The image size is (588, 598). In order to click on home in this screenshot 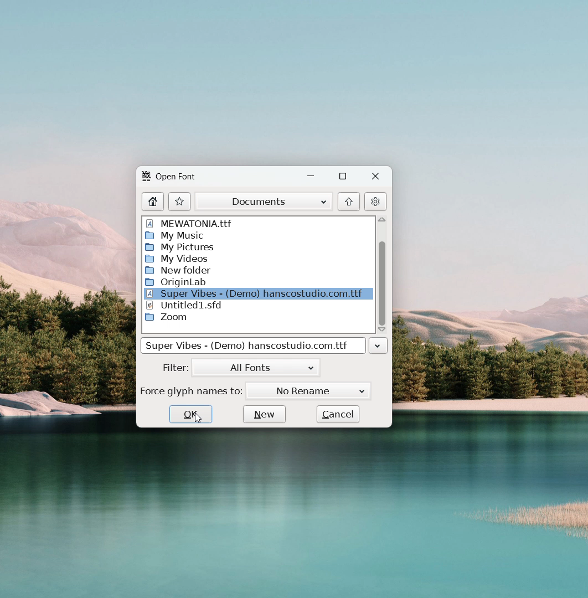, I will do `click(153, 202)`.